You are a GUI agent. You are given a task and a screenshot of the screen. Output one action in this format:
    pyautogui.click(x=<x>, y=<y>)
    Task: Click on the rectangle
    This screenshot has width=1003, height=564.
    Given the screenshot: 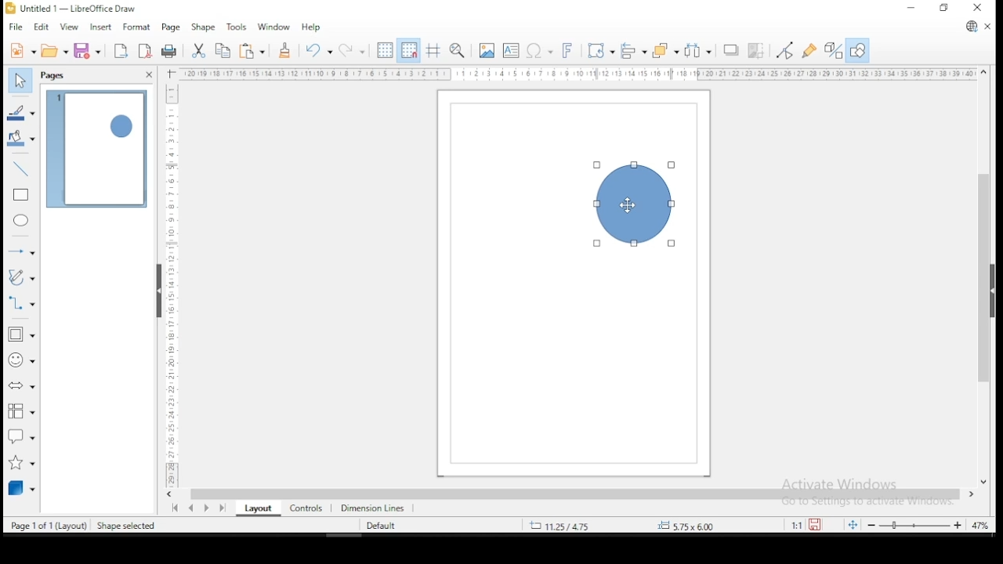 What is the action you would take?
    pyautogui.click(x=22, y=195)
    